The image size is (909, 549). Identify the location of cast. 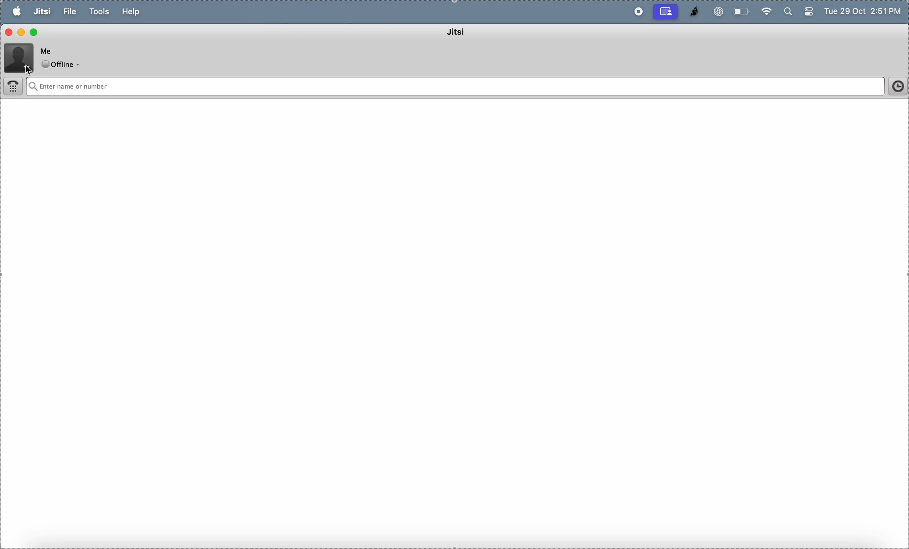
(666, 11).